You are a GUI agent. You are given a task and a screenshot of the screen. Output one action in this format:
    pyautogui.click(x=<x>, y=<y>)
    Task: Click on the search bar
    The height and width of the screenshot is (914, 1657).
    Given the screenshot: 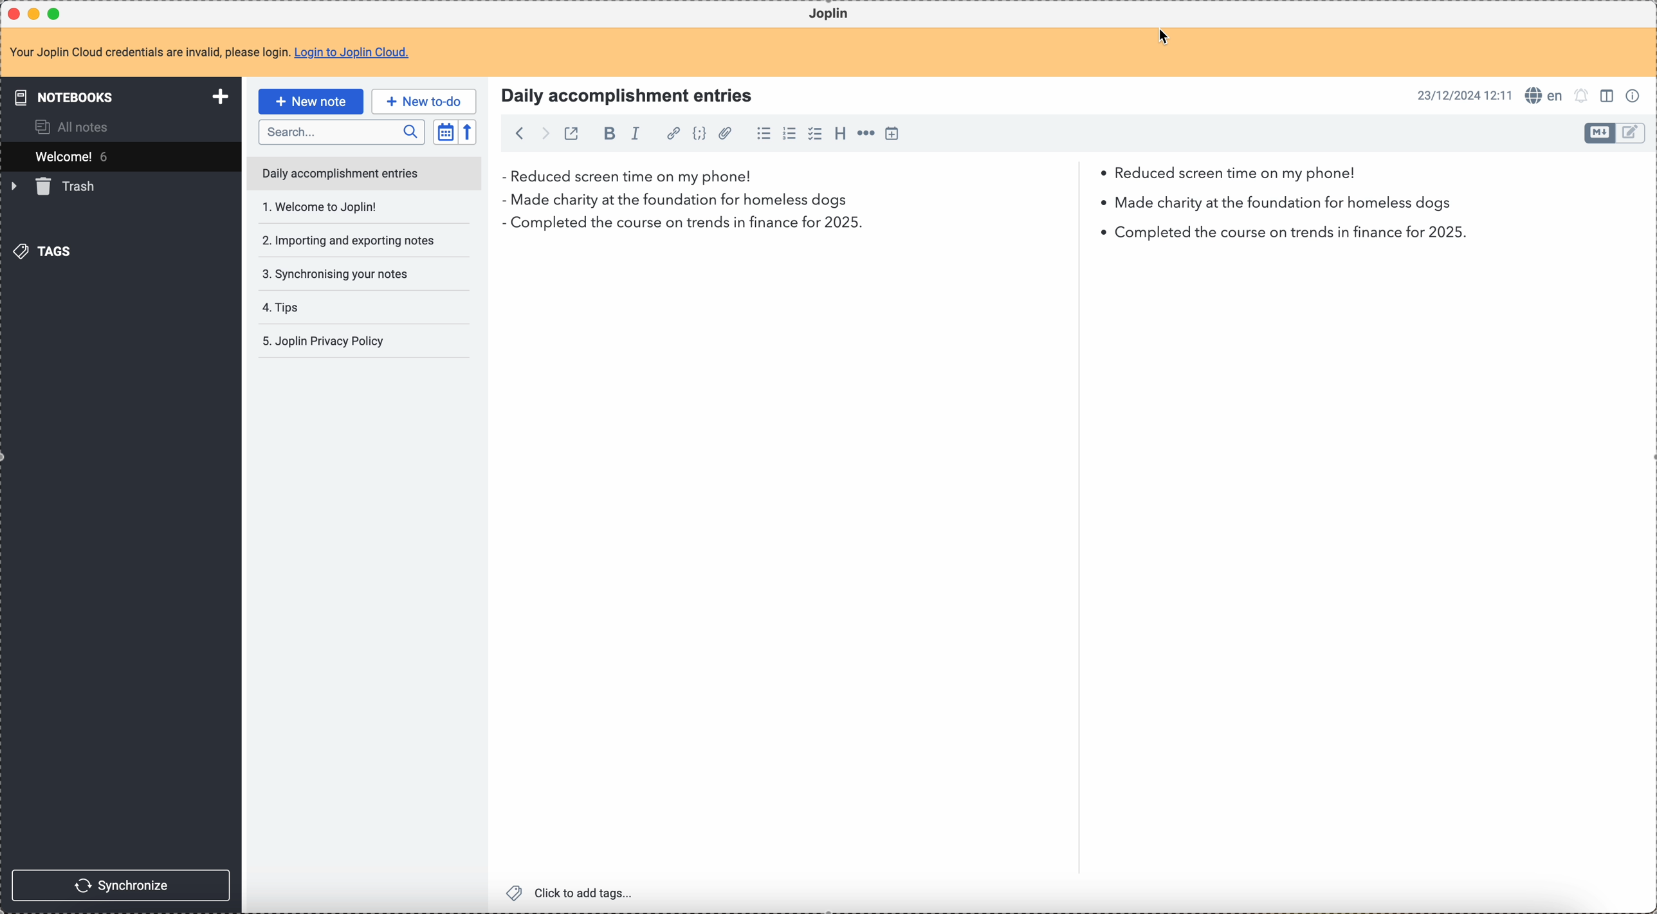 What is the action you would take?
    pyautogui.click(x=341, y=131)
    